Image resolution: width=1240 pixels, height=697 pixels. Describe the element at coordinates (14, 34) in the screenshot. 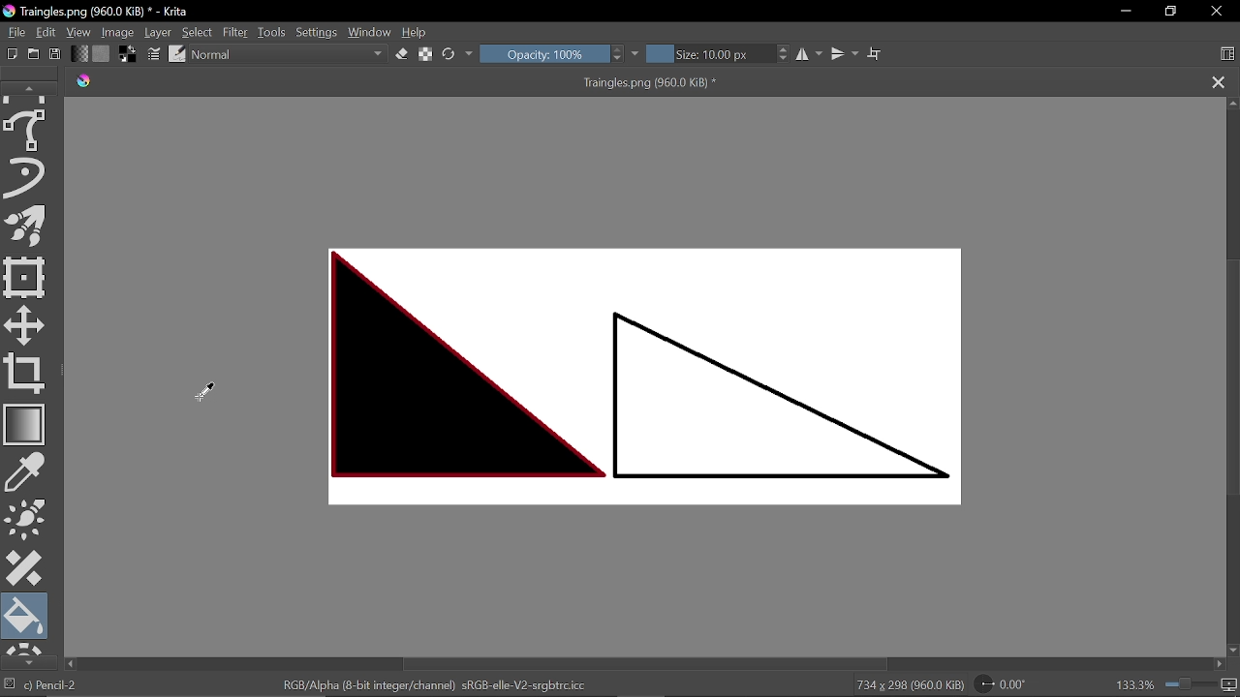

I see `File` at that location.